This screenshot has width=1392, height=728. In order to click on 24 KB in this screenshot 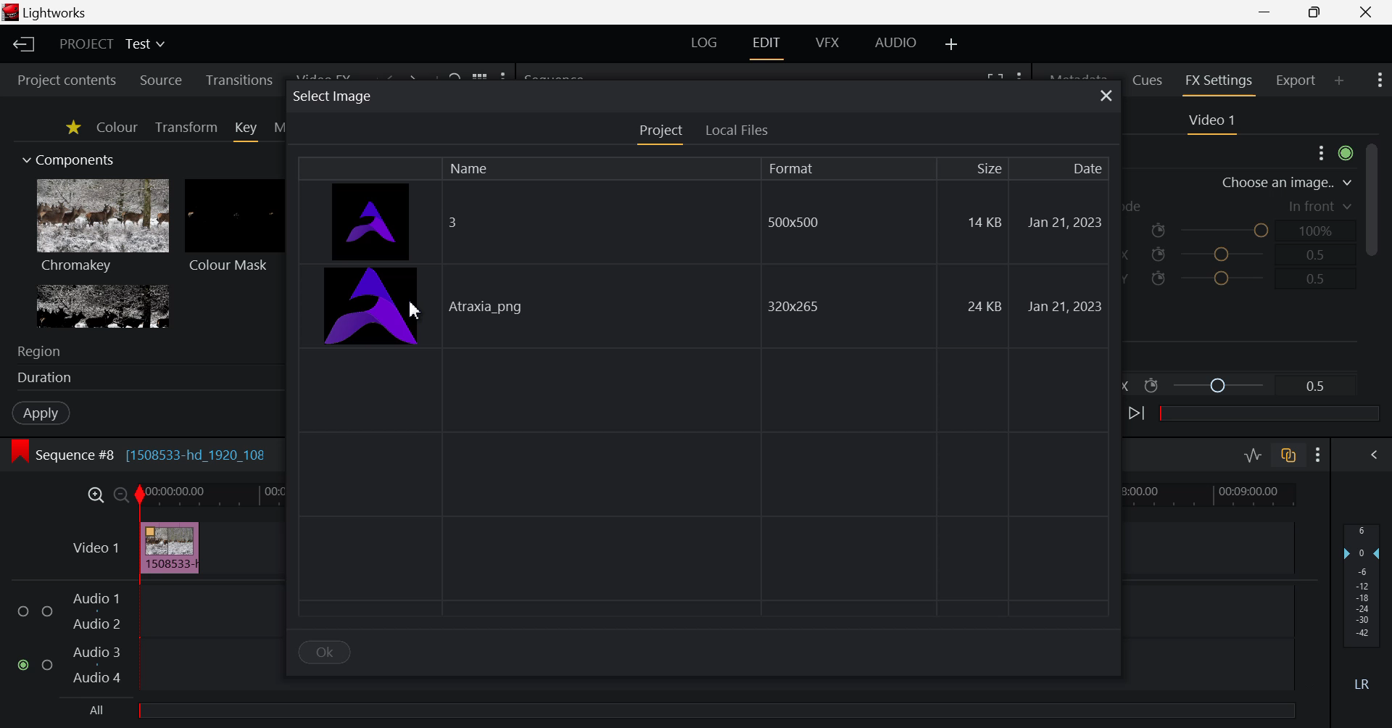, I will do `click(977, 305)`.